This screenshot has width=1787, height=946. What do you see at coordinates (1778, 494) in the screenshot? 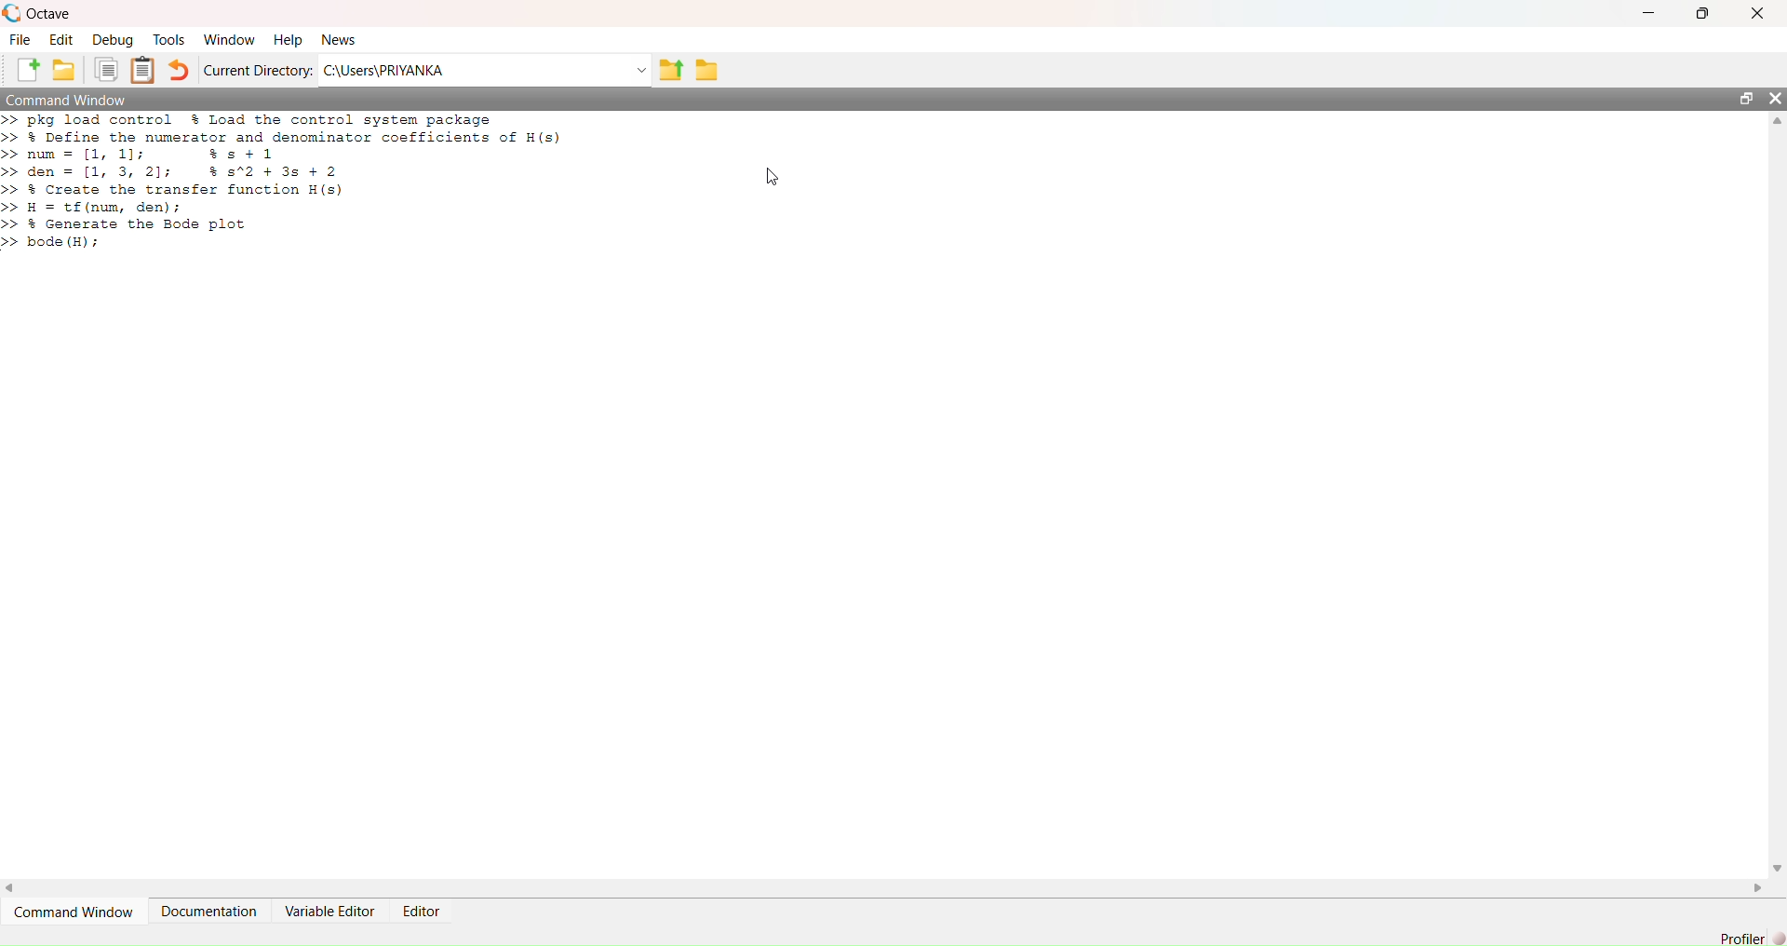
I see `vertical scroll bar` at bounding box center [1778, 494].